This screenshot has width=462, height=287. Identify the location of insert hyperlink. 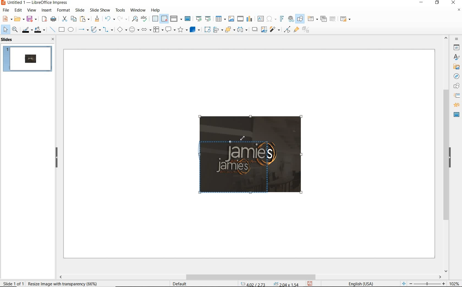
(291, 19).